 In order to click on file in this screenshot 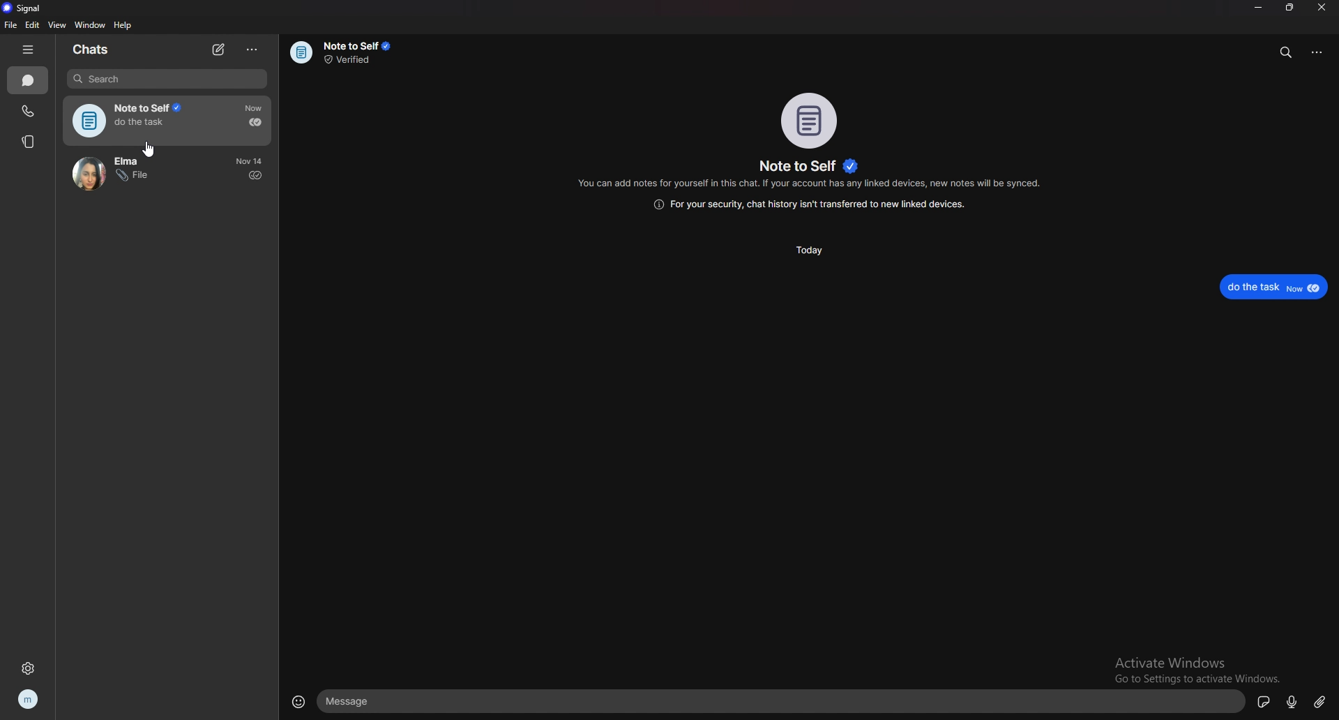, I will do `click(10, 25)`.